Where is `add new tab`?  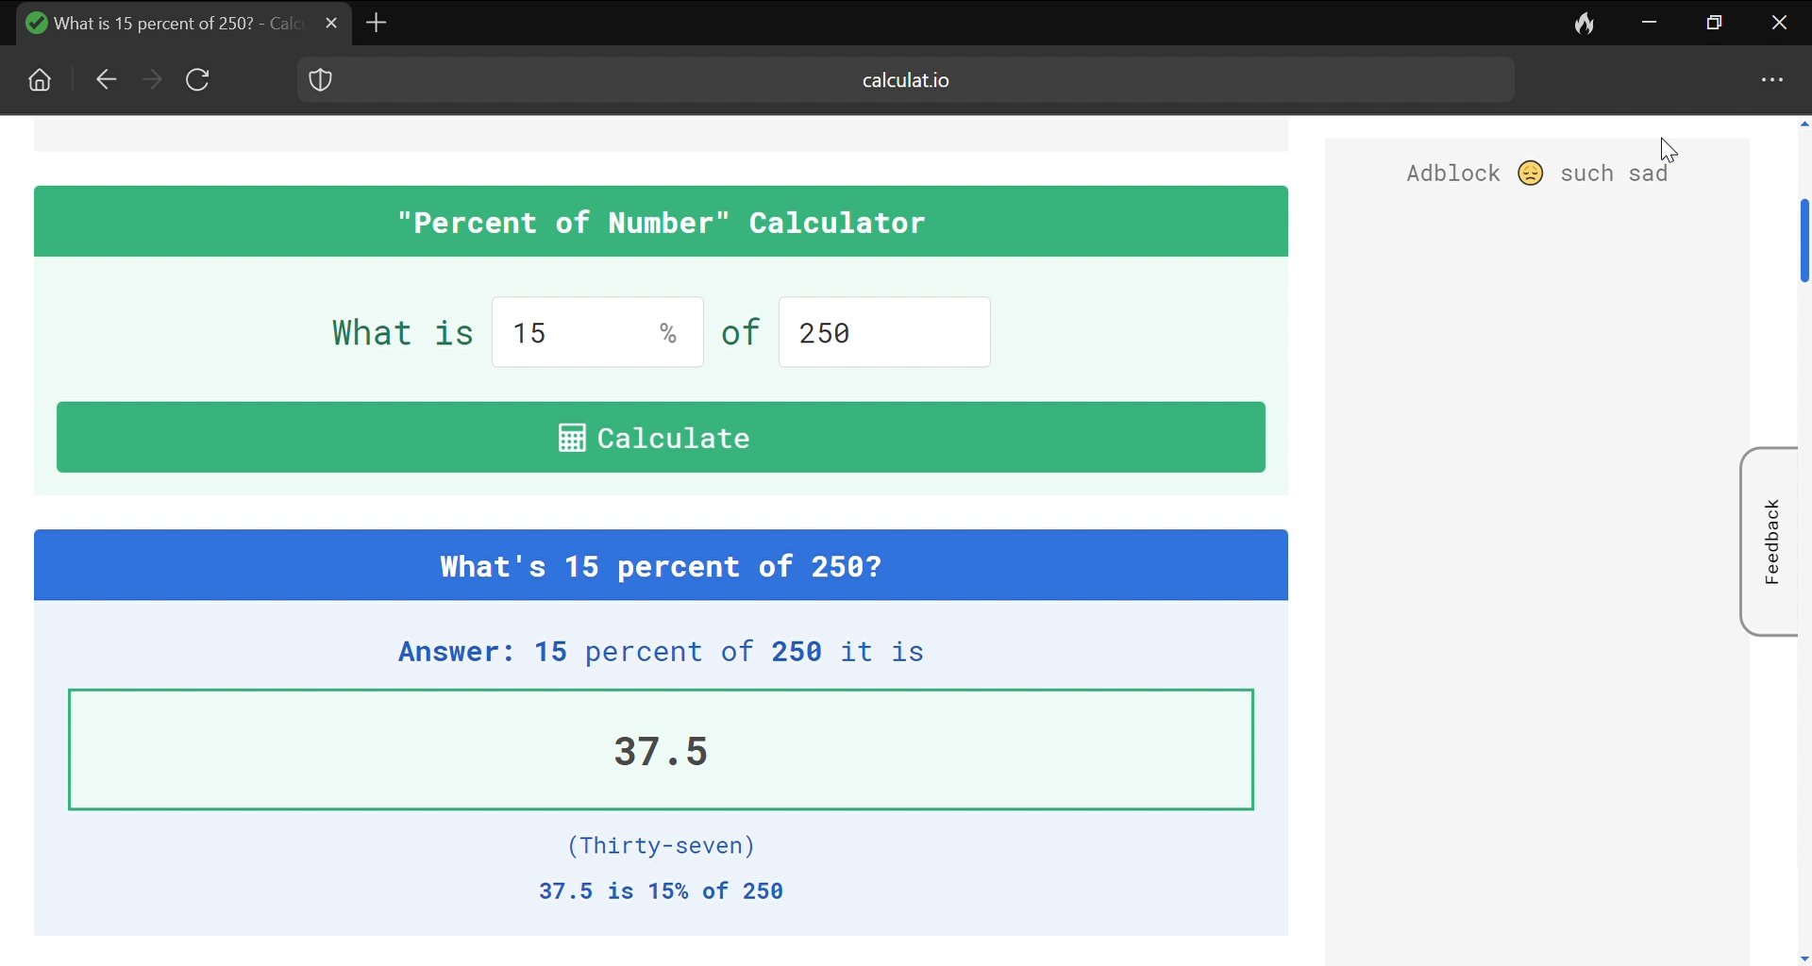
add new tab is located at coordinates (377, 21).